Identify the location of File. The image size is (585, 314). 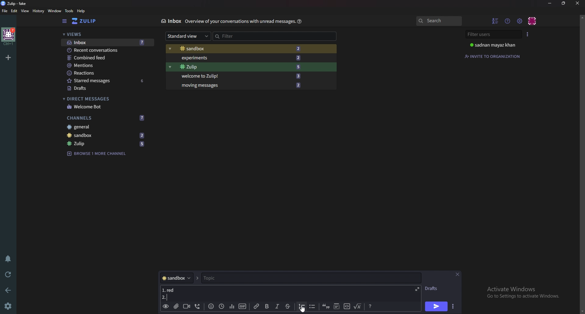
(5, 11).